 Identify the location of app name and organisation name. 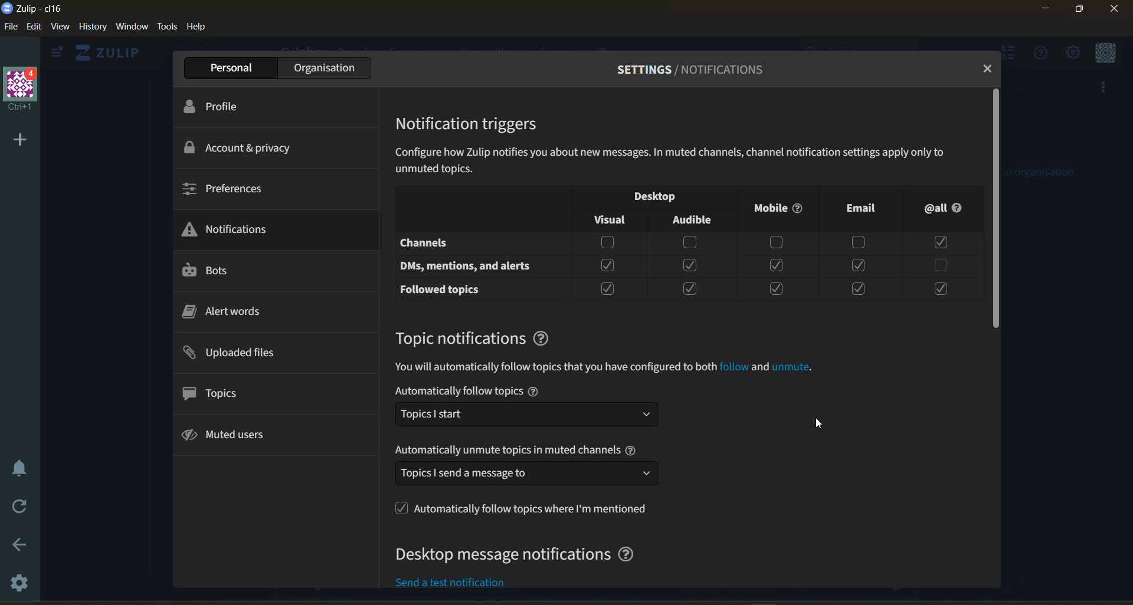
(44, 8).